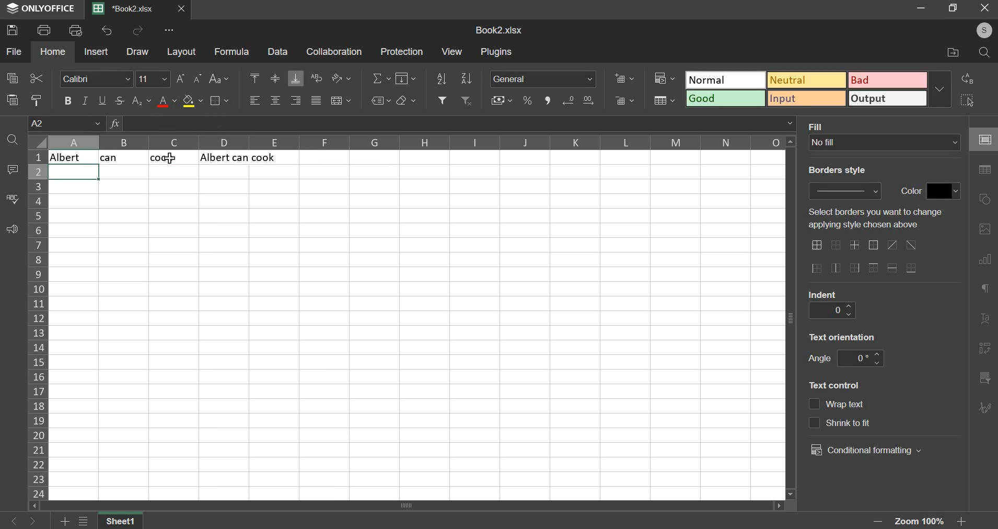 This screenshot has width=998, height=529. What do you see at coordinates (984, 261) in the screenshot?
I see `chart` at bounding box center [984, 261].